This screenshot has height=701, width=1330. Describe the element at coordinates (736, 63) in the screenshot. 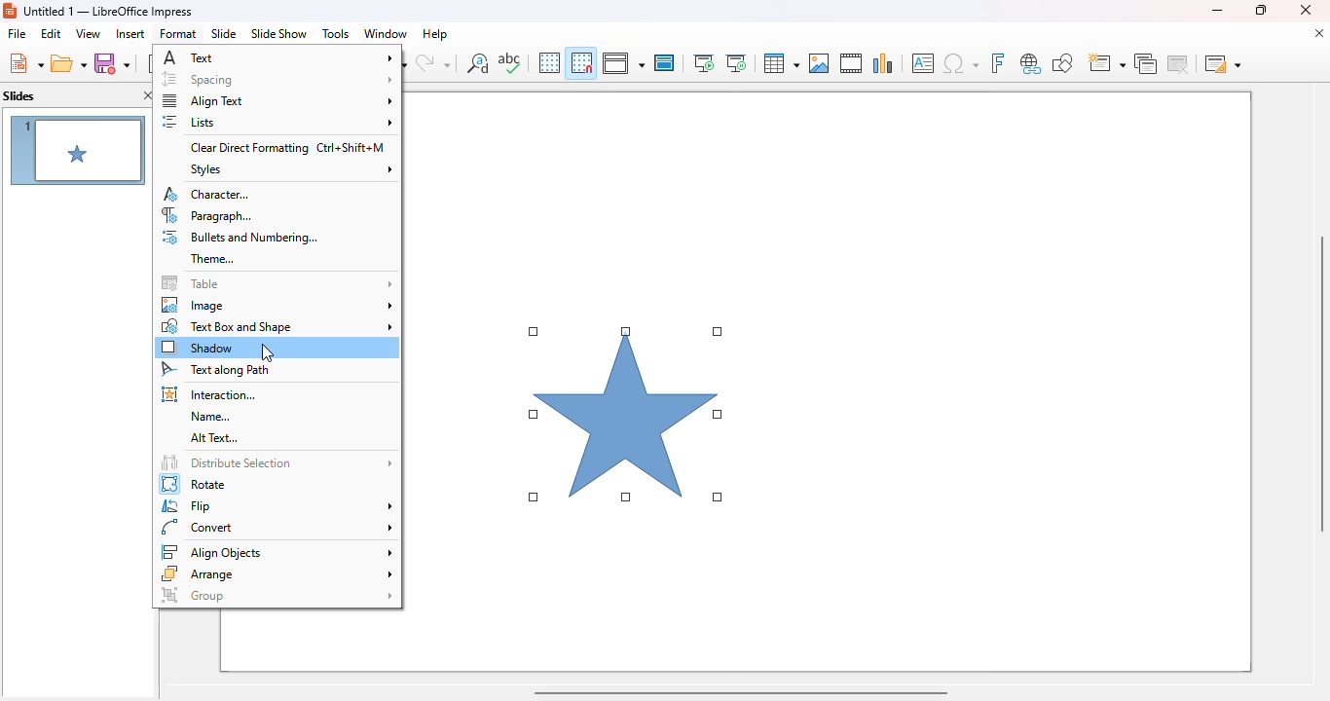

I see `start from current slide` at that location.